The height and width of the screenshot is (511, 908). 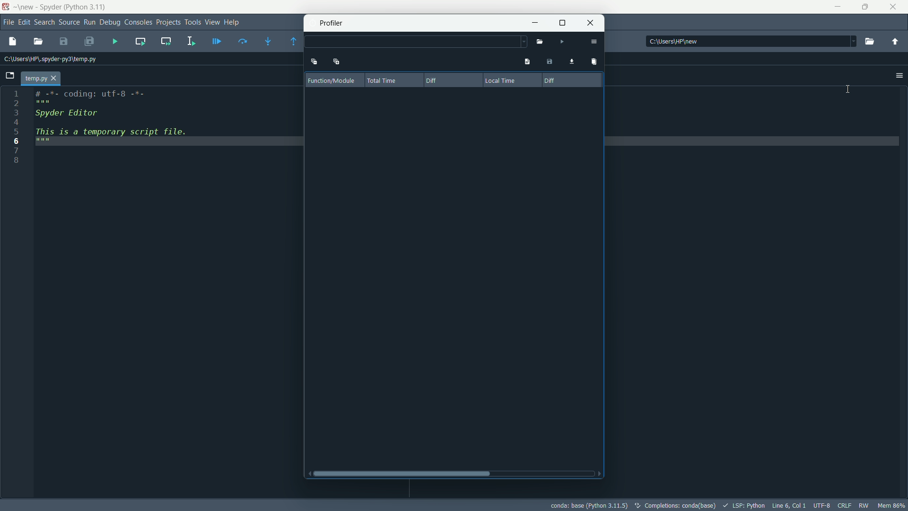 I want to click on debug menu, so click(x=109, y=23).